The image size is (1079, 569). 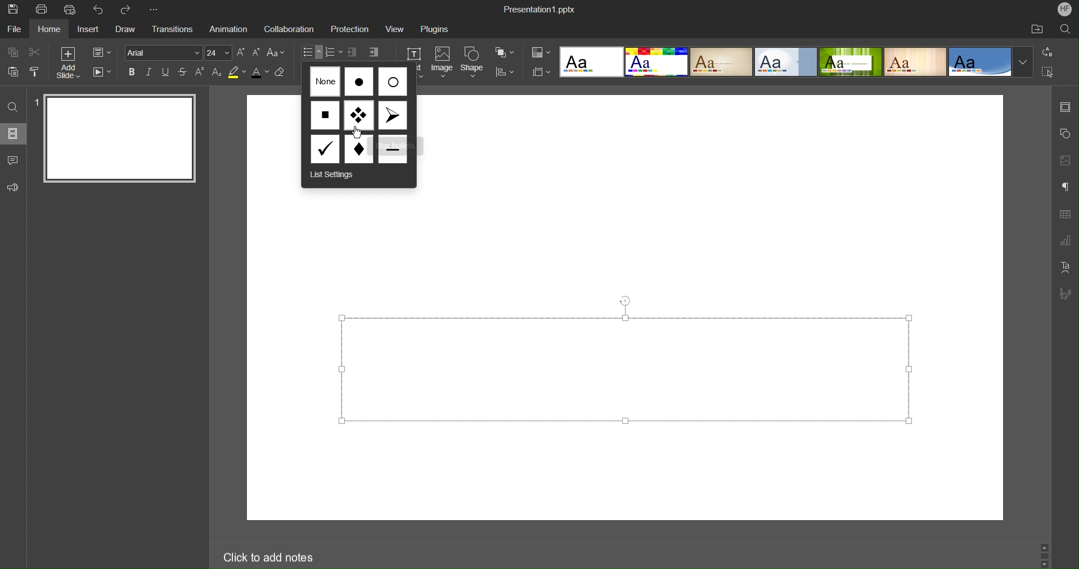 I want to click on Find, so click(x=11, y=107).